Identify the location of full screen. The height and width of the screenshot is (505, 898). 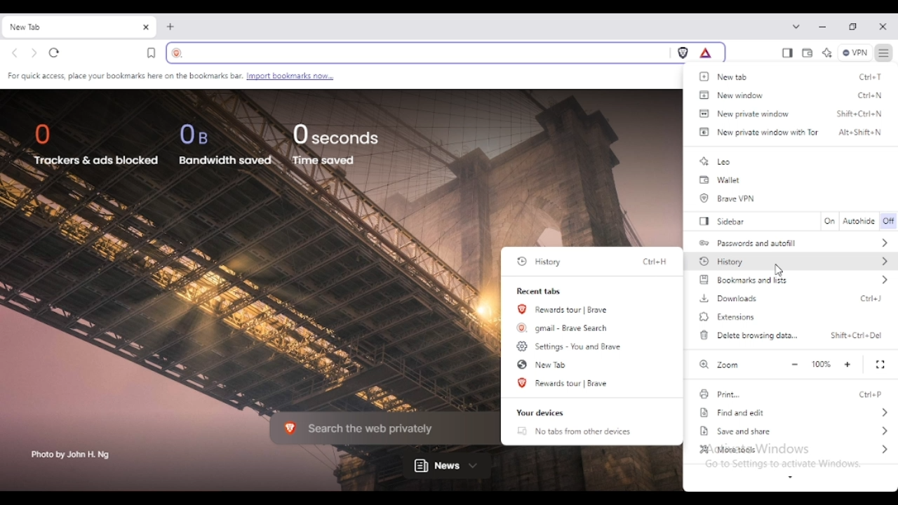
(881, 365).